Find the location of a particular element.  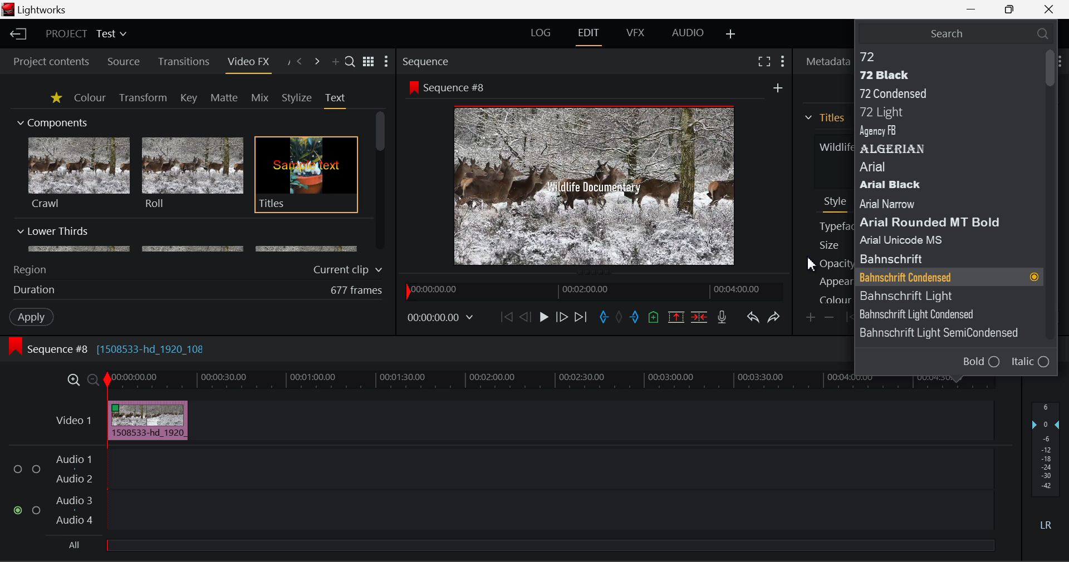

Project Timeline Navigator is located at coordinates (594, 289).